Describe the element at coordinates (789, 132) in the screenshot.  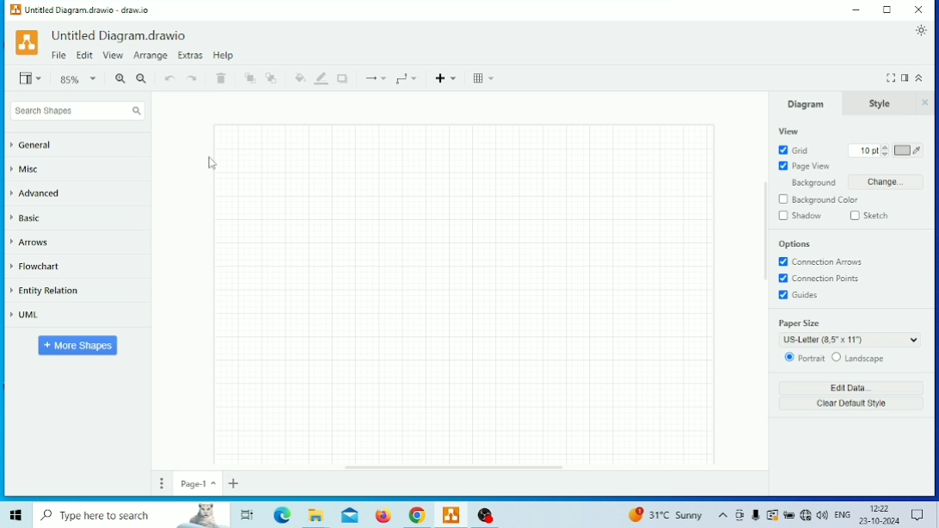
I see `View` at that location.